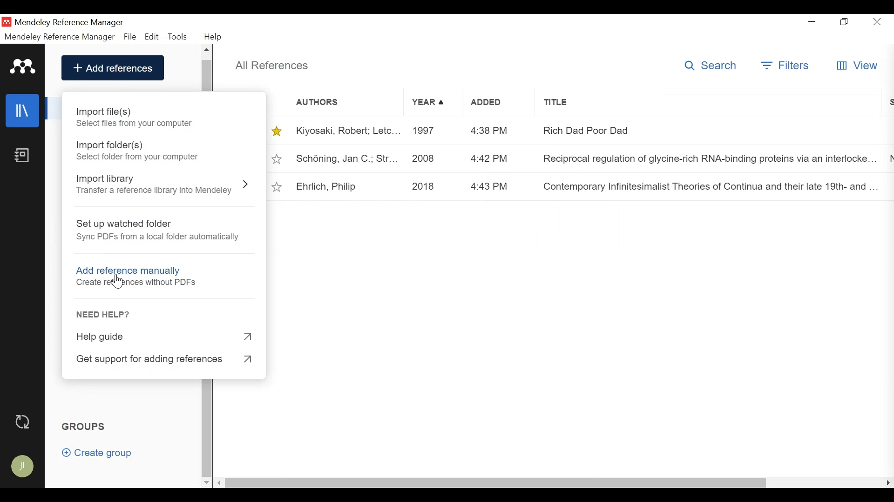 This screenshot has width=894, height=502. What do you see at coordinates (106, 178) in the screenshot?
I see `Import Library` at bounding box center [106, 178].